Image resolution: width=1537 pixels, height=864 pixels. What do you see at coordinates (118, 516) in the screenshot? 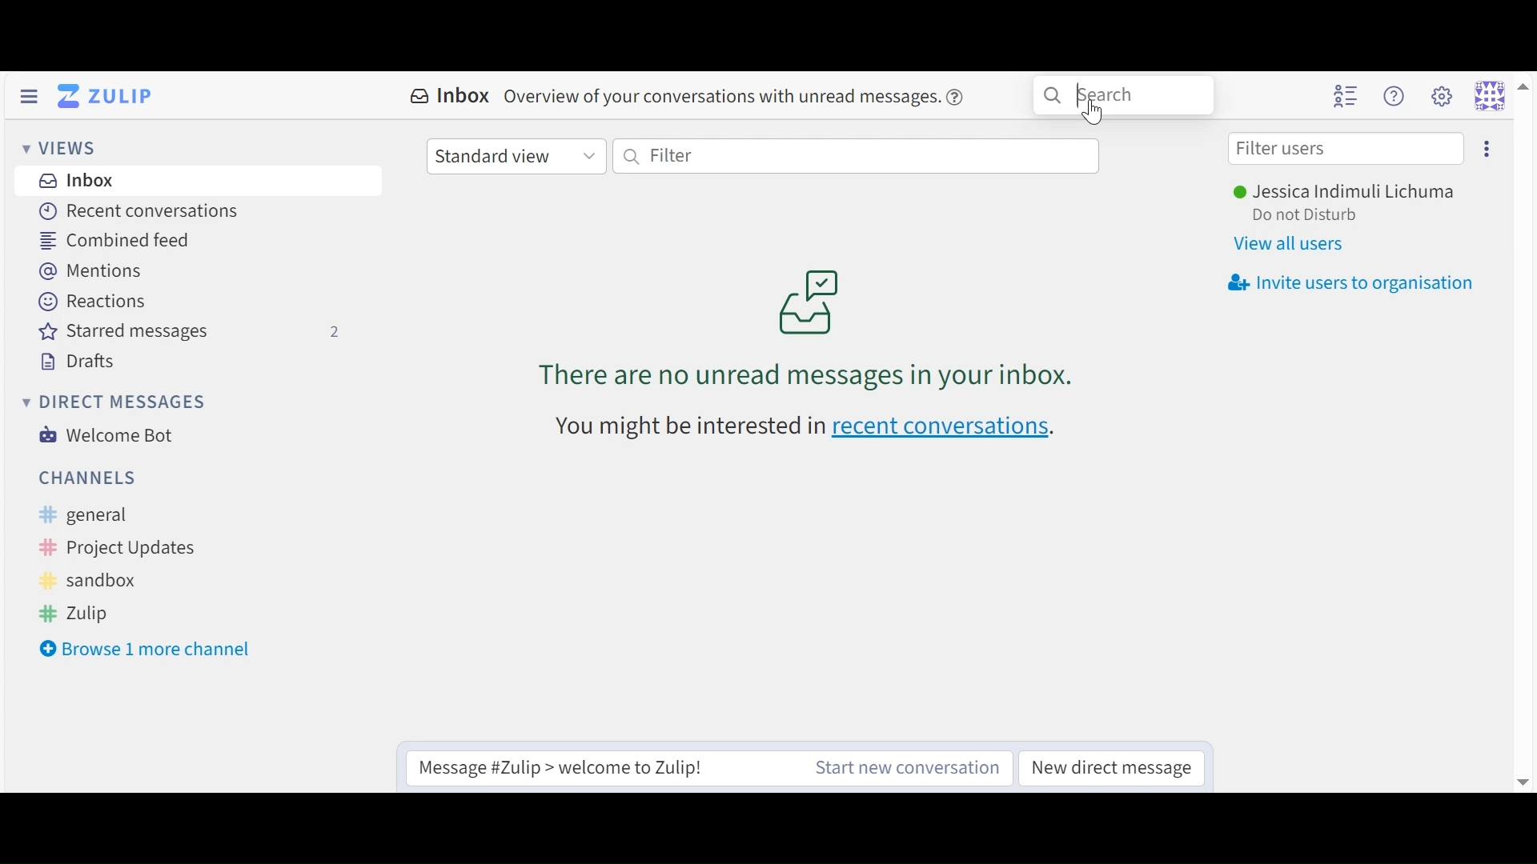
I see `General` at bounding box center [118, 516].